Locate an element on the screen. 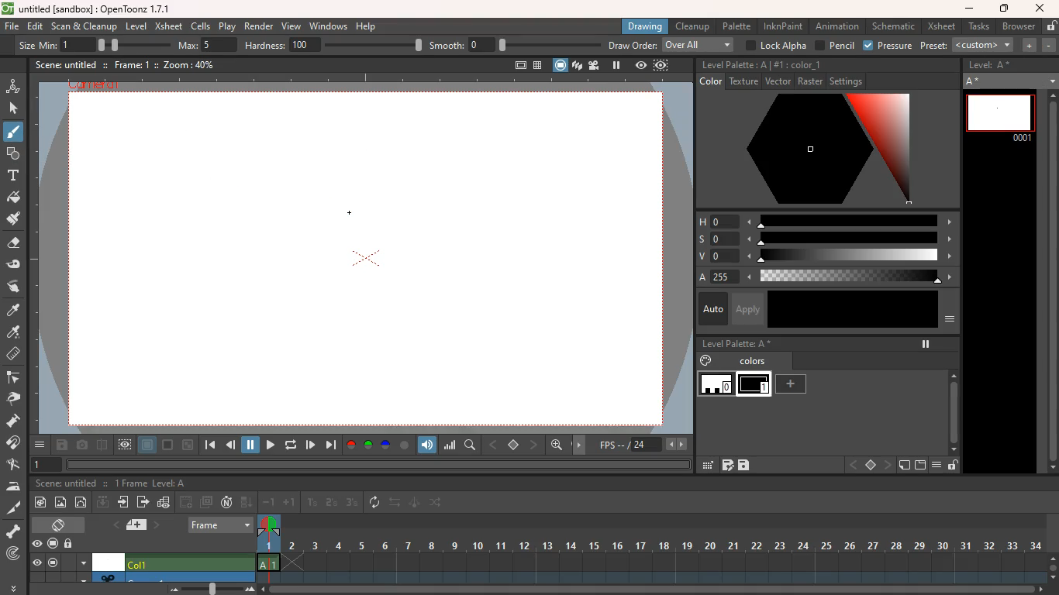  1 Frame Level: A is located at coordinates (151, 484).